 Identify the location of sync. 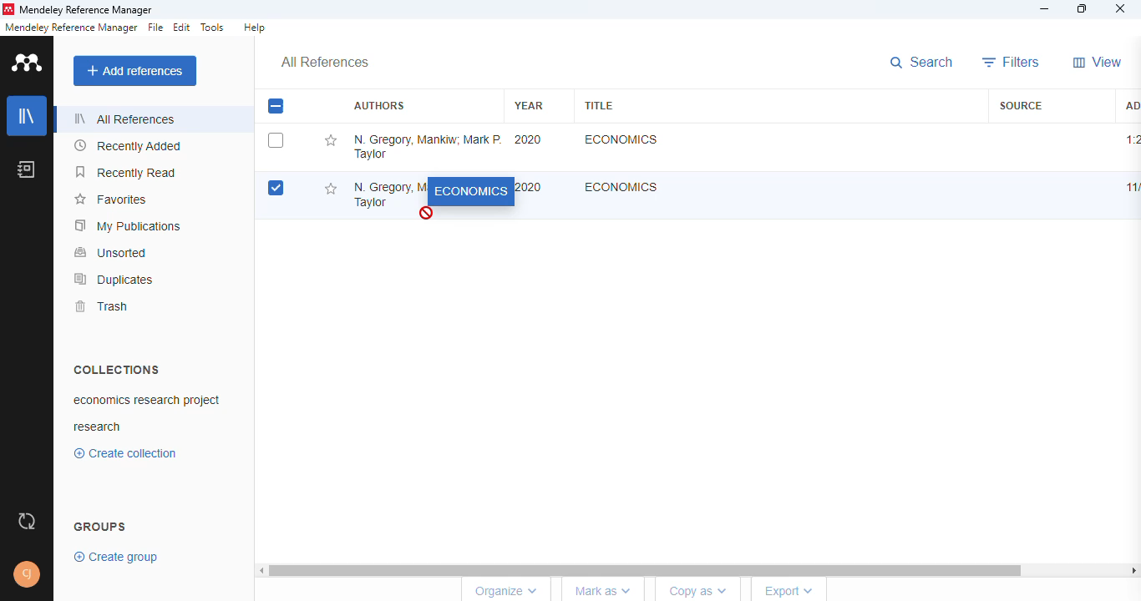
(28, 521).